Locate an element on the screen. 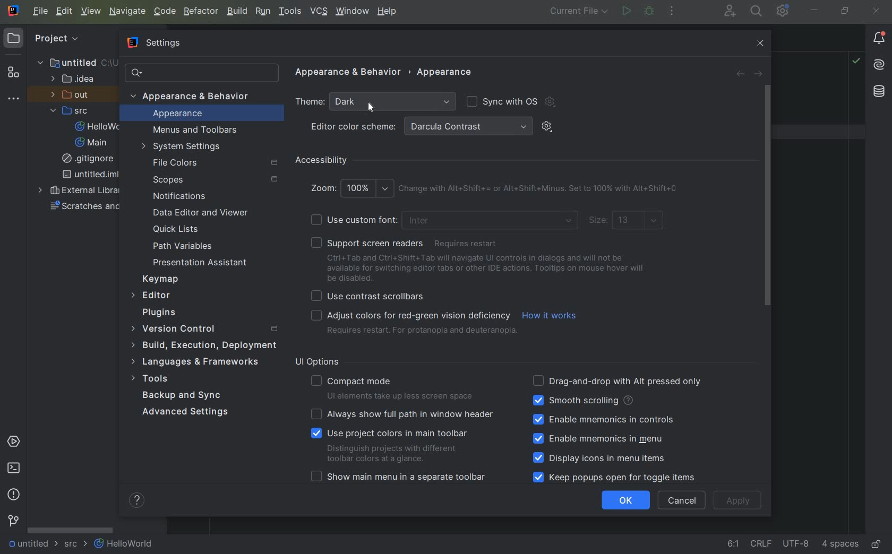  cancel is located at coordinates (682, 500).